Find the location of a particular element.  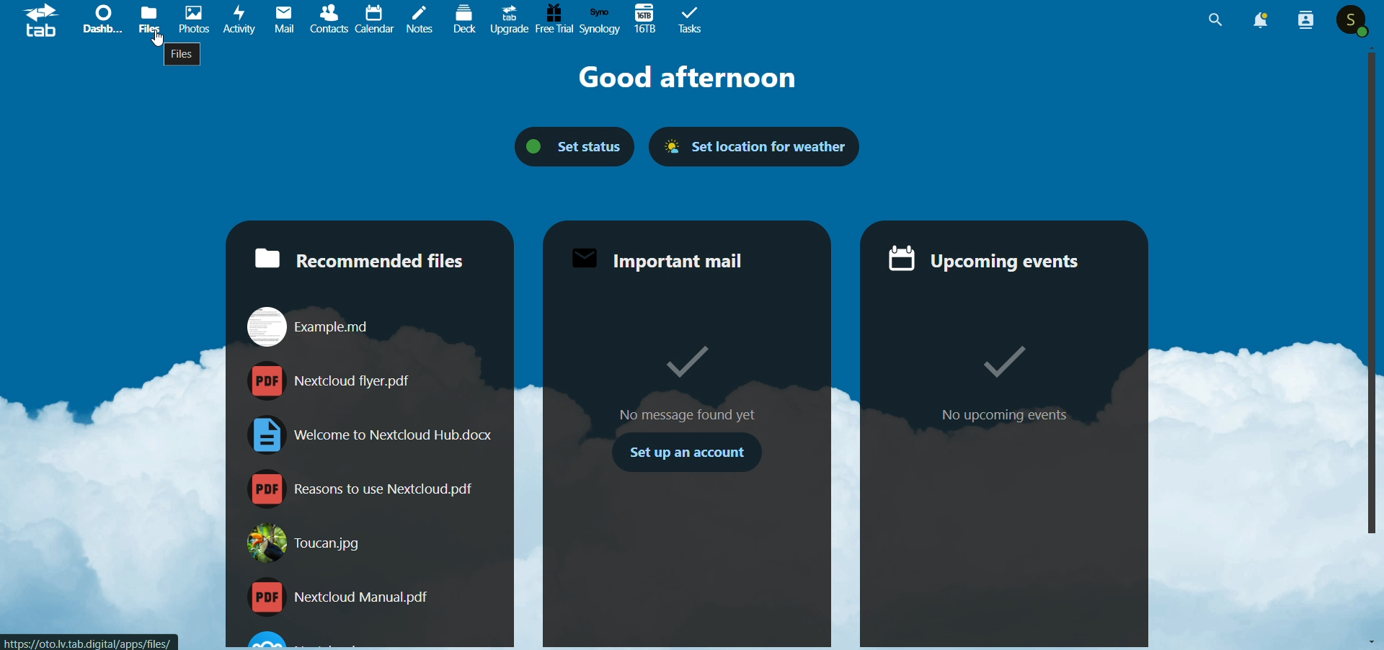

toucan is located at coordinates (304, 544).